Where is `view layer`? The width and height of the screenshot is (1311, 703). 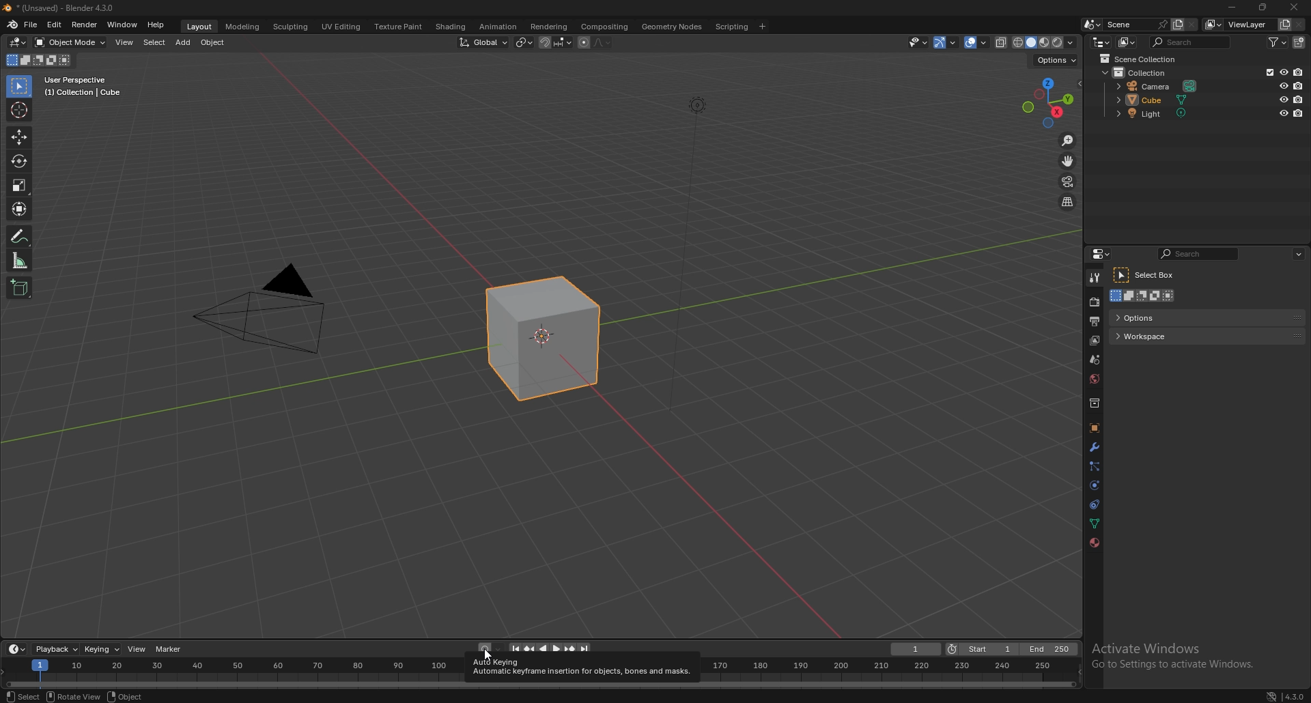 view layer is located at coordinates (1239, 25).